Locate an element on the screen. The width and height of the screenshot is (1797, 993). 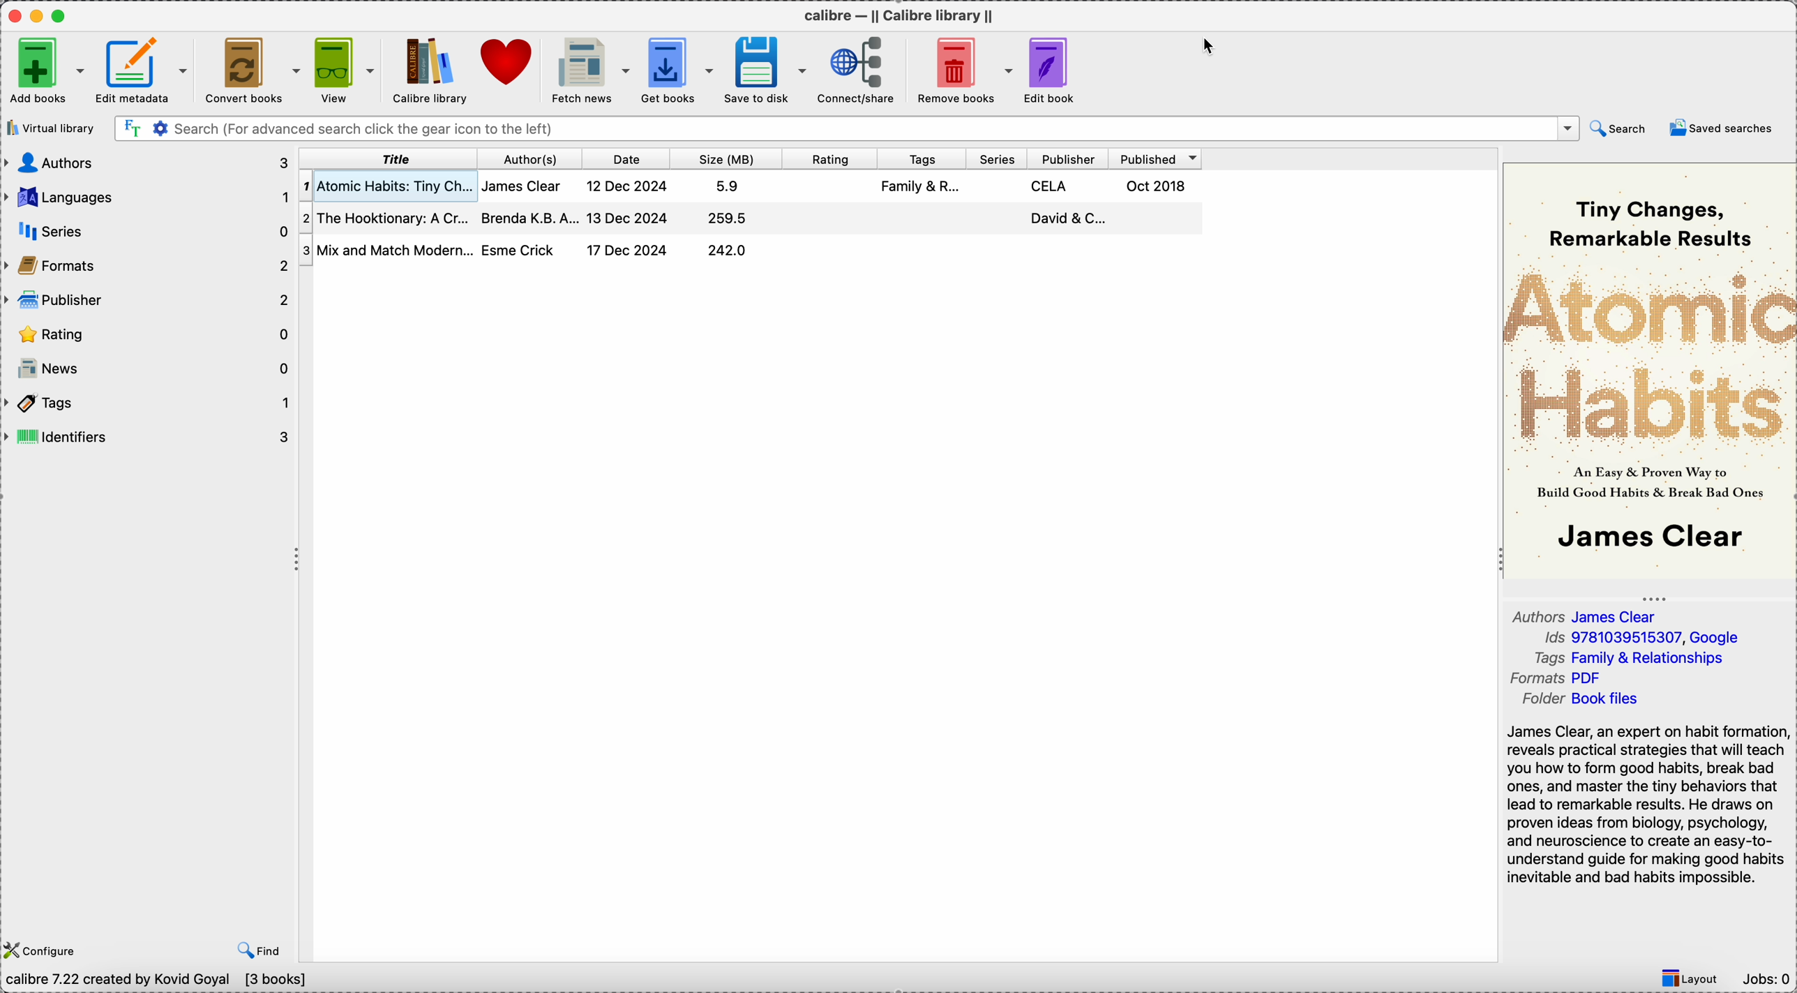
save to disk is located at coordinates (765, 70).